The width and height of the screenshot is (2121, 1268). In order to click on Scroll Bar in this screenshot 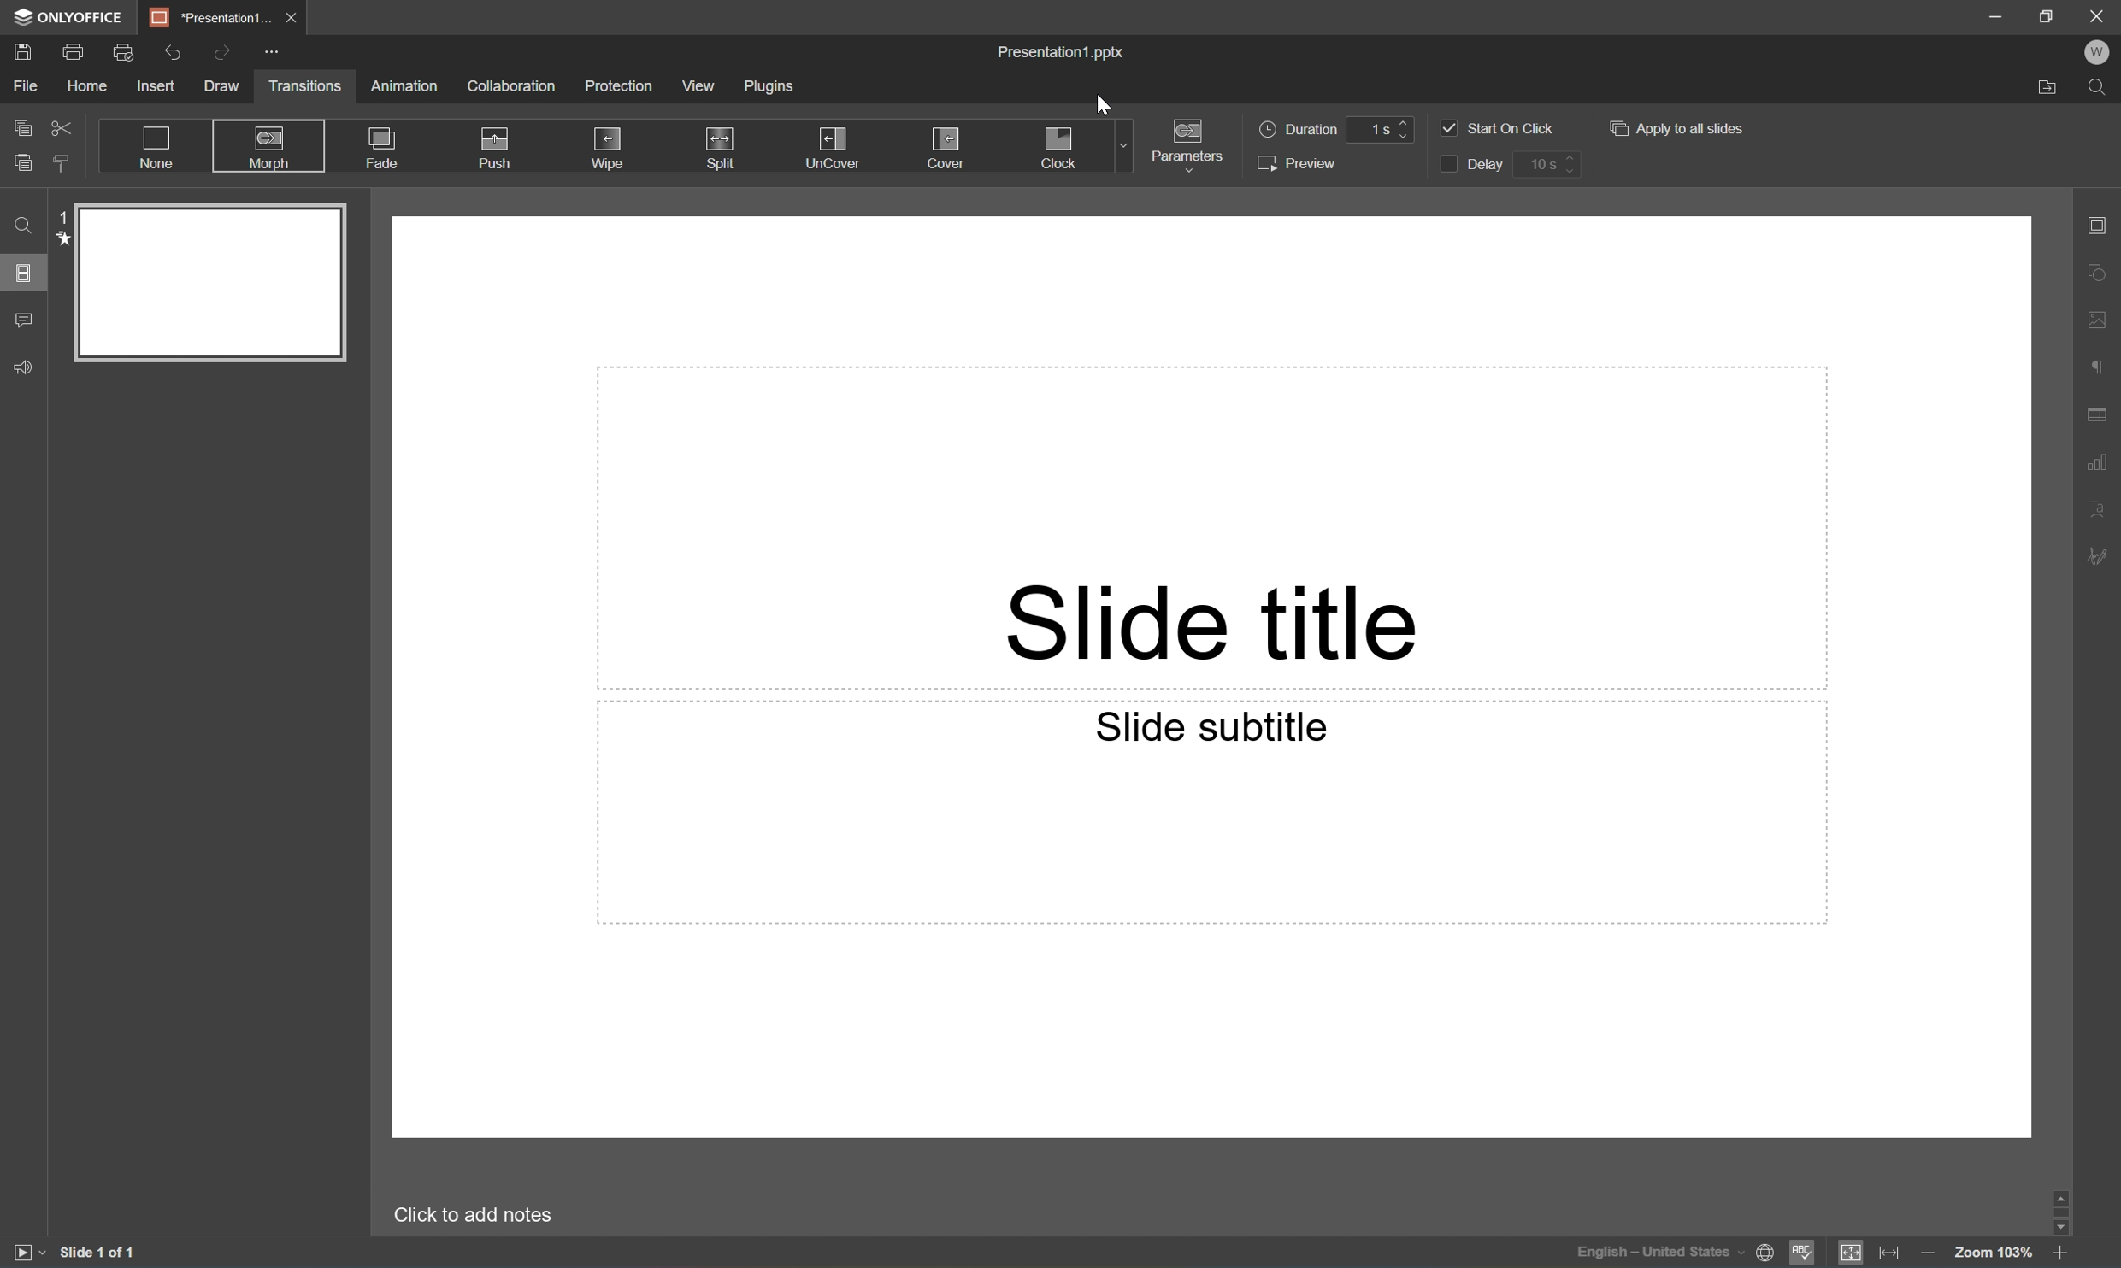, I will do `click(2056, 1210)`.